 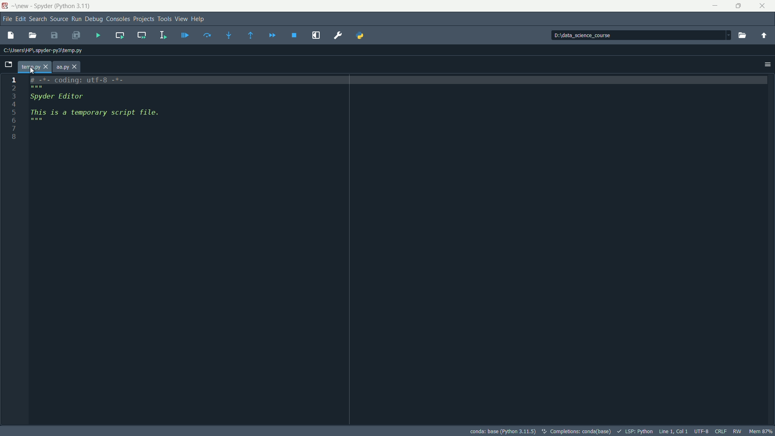 I want to click on cursor, so click(x=35, y=69).